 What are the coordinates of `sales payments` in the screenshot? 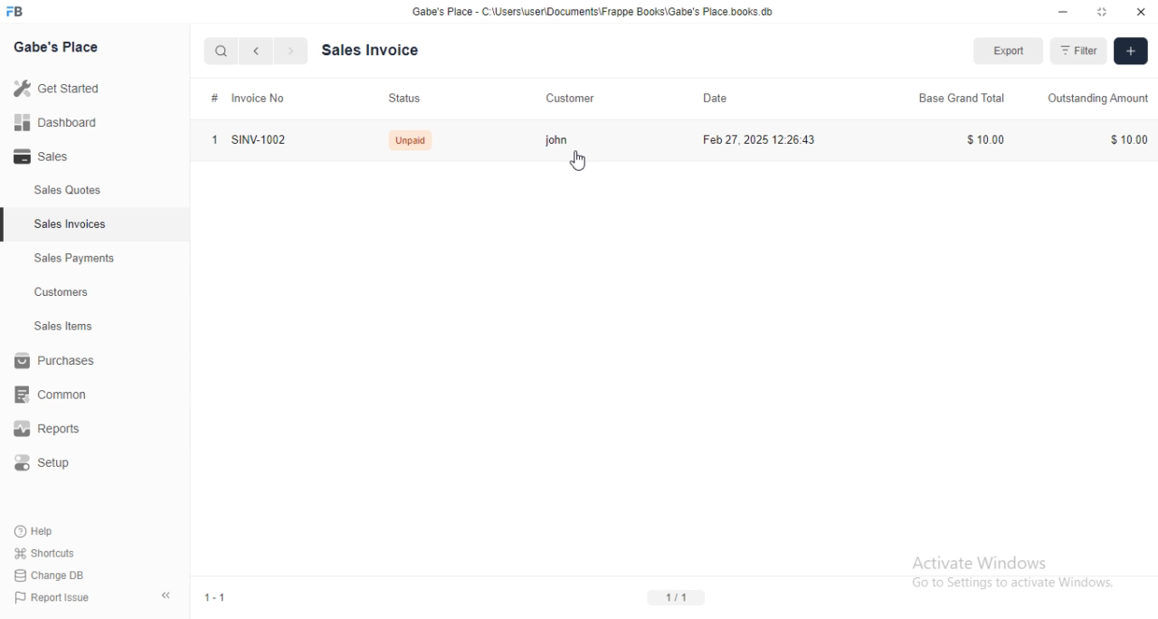 It's located at (74, 258).